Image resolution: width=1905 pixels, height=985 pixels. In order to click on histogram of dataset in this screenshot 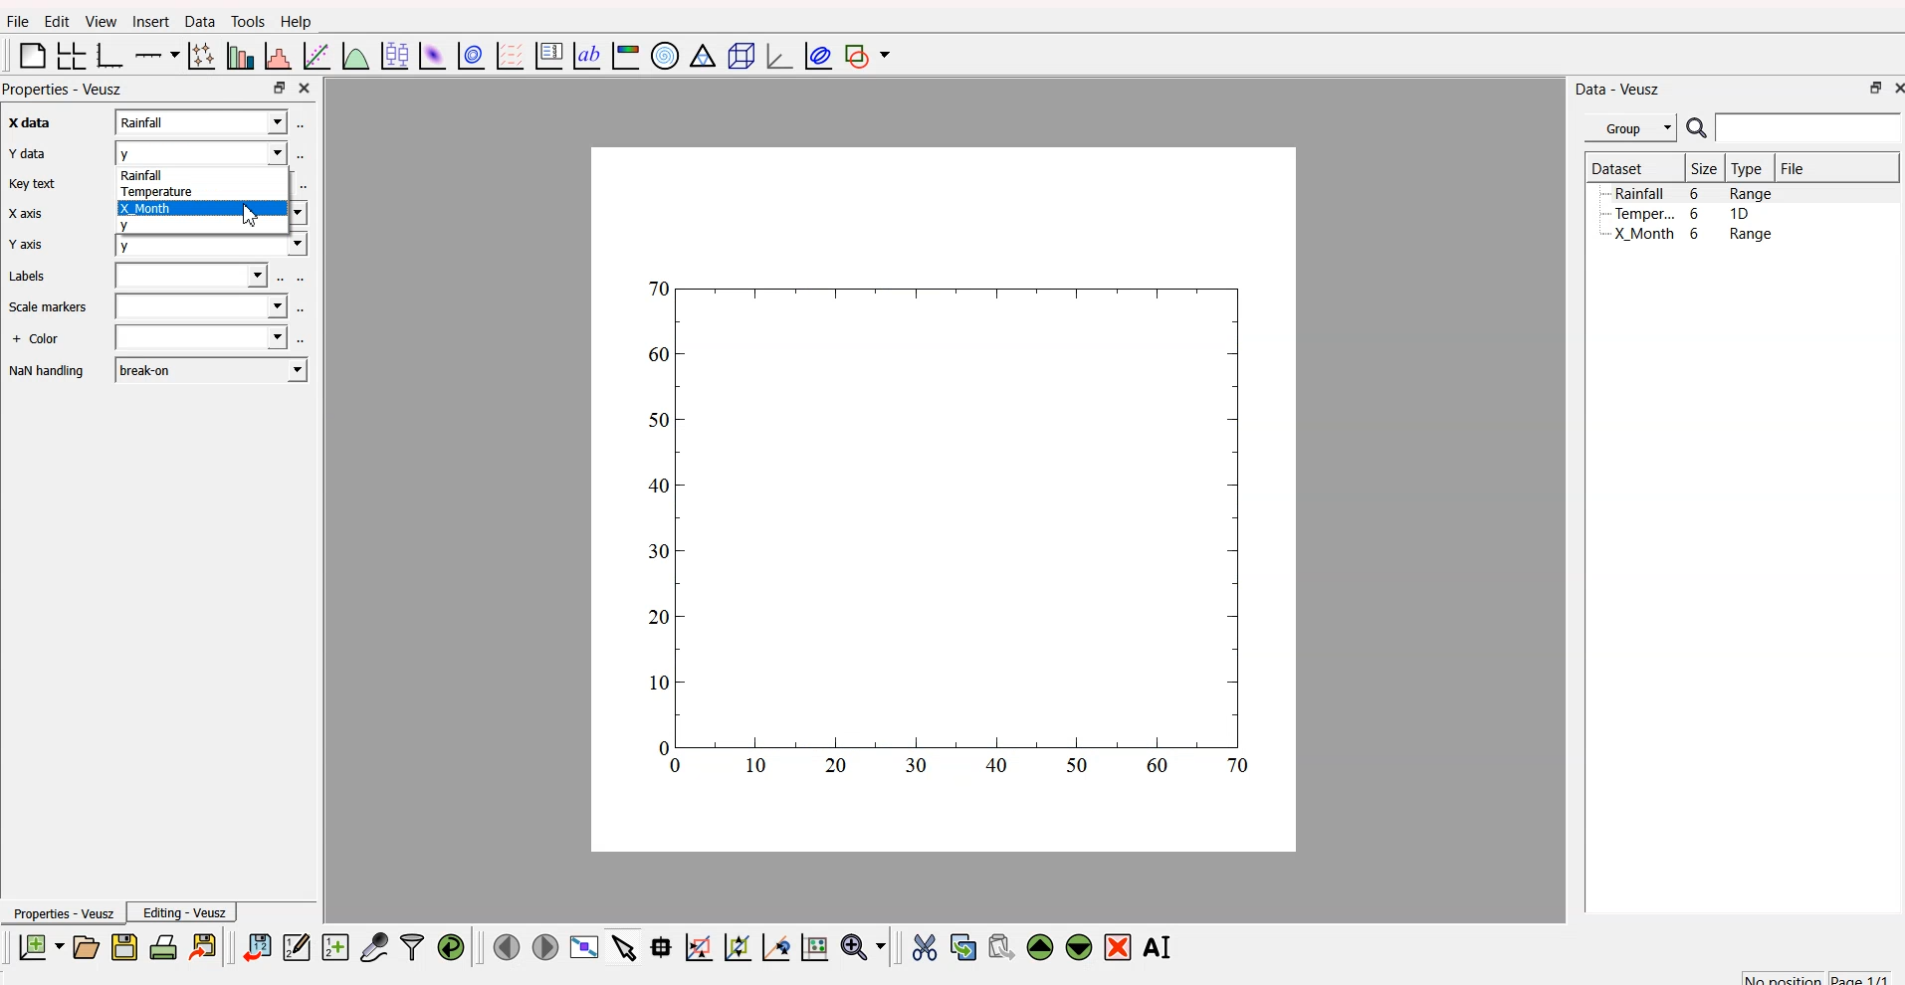, I will do `click(280, 57)`.